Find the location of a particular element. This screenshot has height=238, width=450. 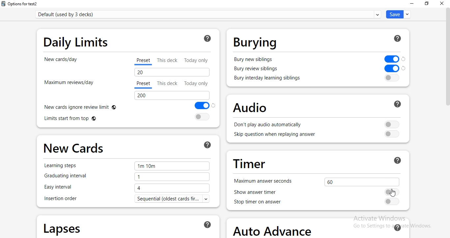

show answer time is located at coordinates (317, 193).